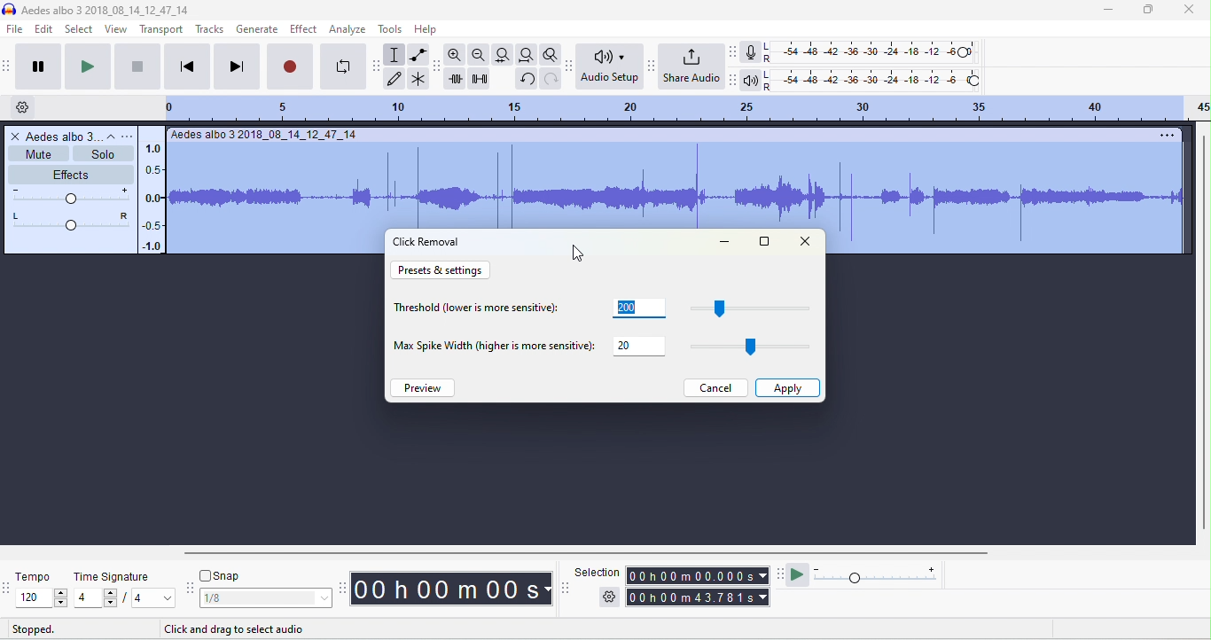  I want to click on skip to end, so click(236, 66).